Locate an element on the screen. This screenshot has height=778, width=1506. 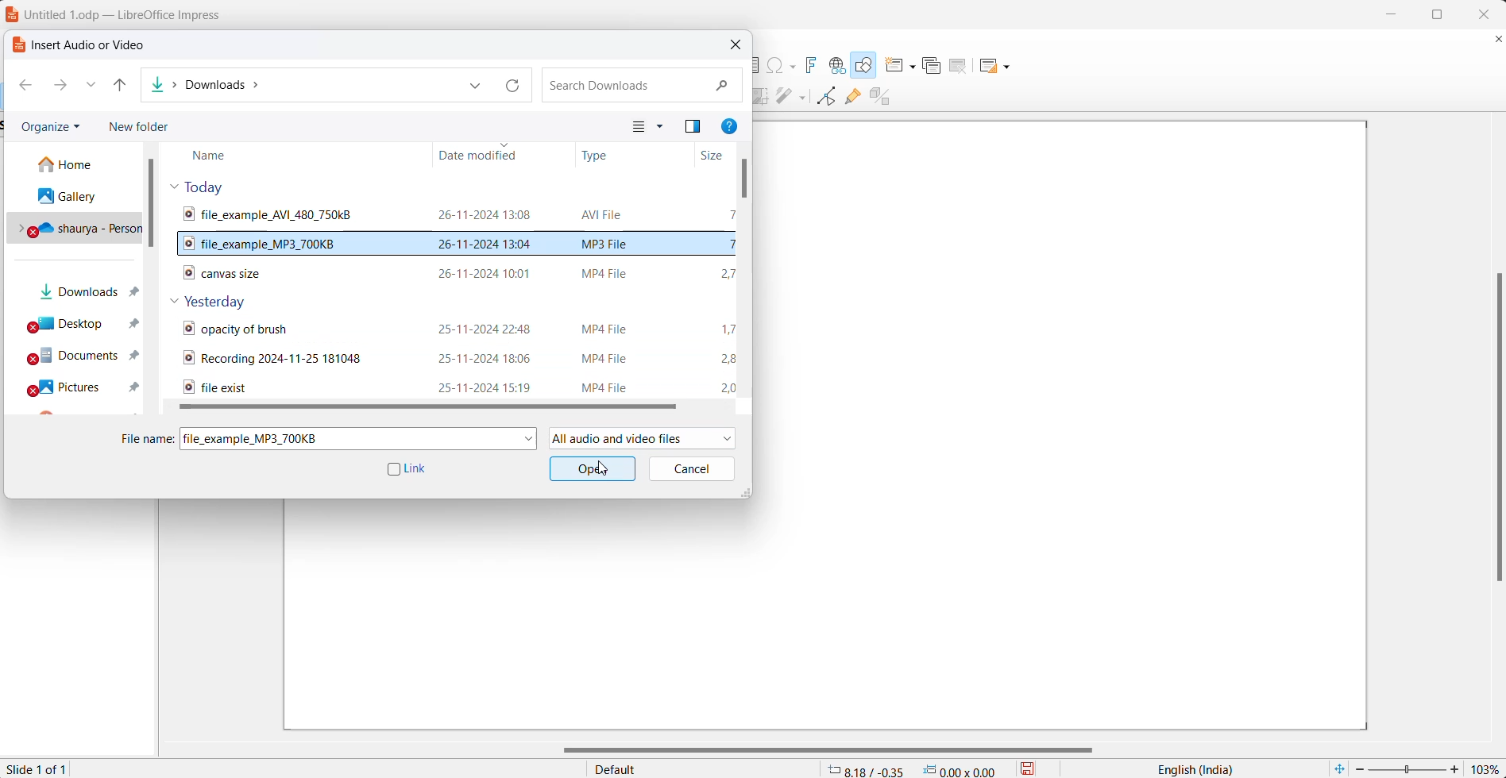
new slide is located at coordinates (893, 65).